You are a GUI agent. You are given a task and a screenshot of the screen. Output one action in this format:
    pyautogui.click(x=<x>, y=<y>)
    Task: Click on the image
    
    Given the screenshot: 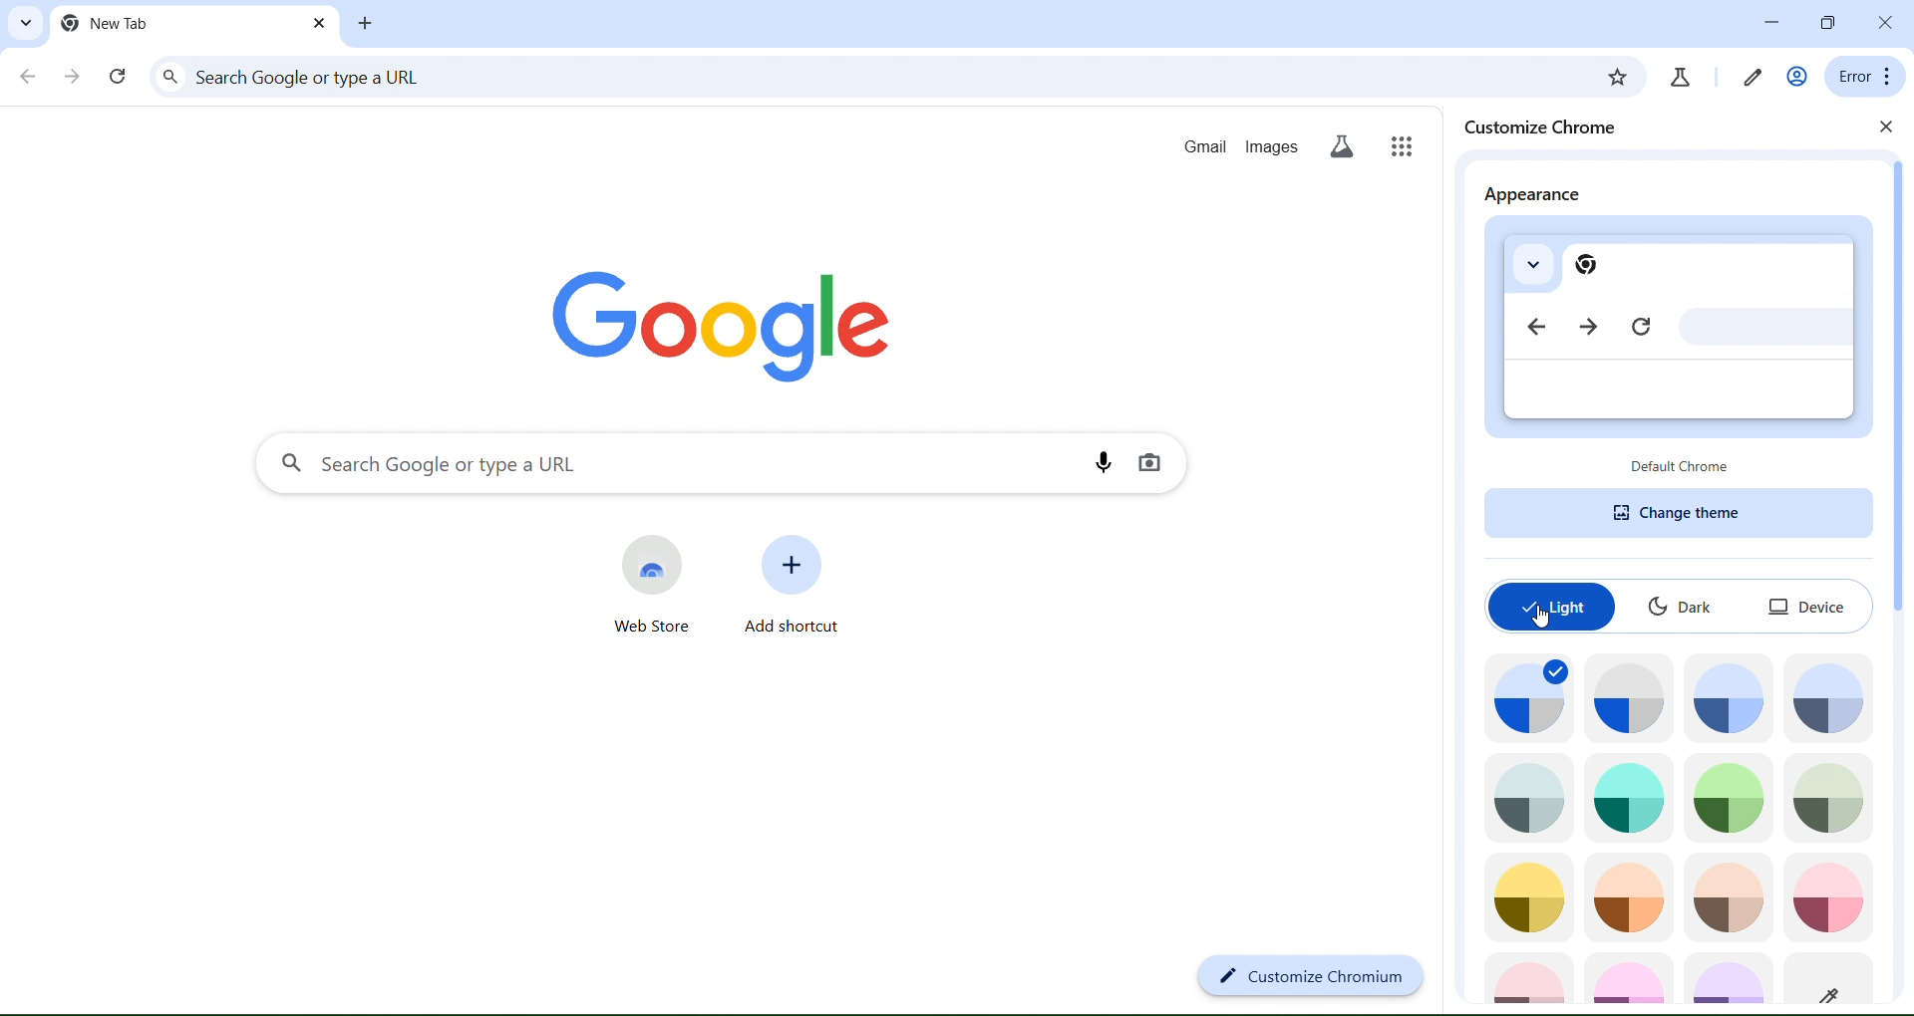 What is the action you would take?
    pyautogui.click(x=1523, y=695)
    